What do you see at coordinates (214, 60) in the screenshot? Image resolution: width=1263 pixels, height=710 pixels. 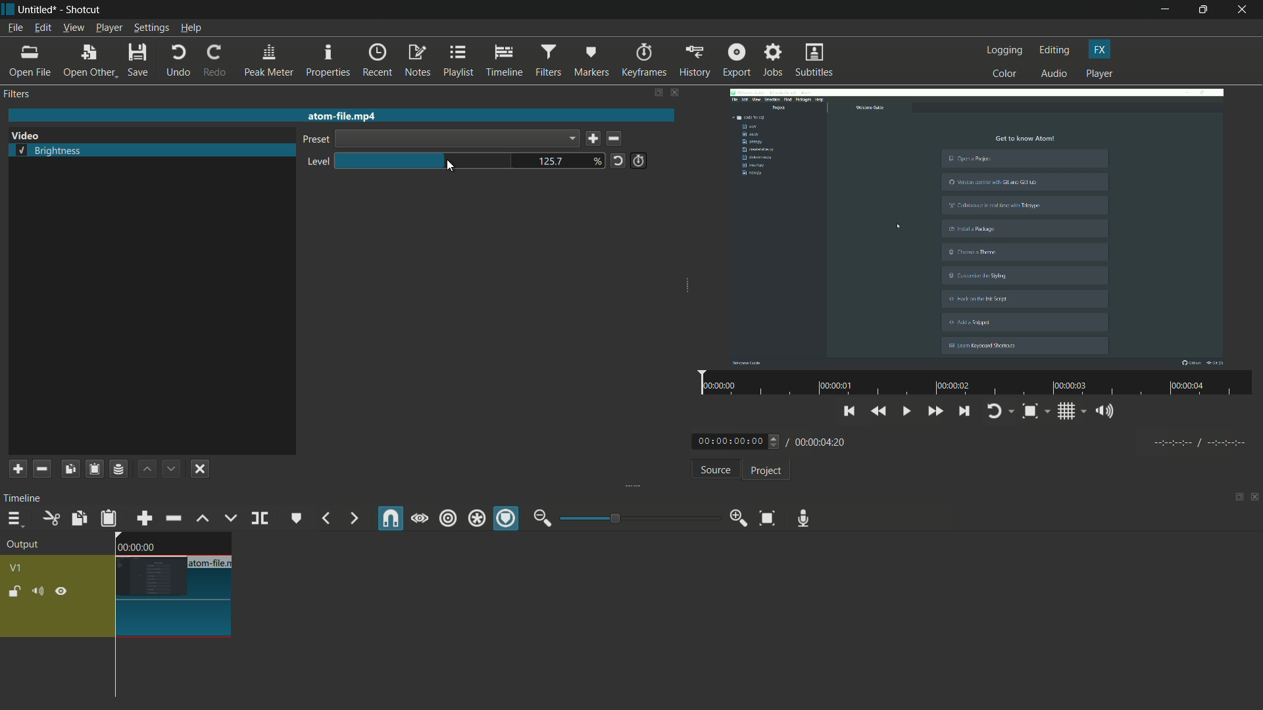 I see `redo` at bounding box center [214, 60].